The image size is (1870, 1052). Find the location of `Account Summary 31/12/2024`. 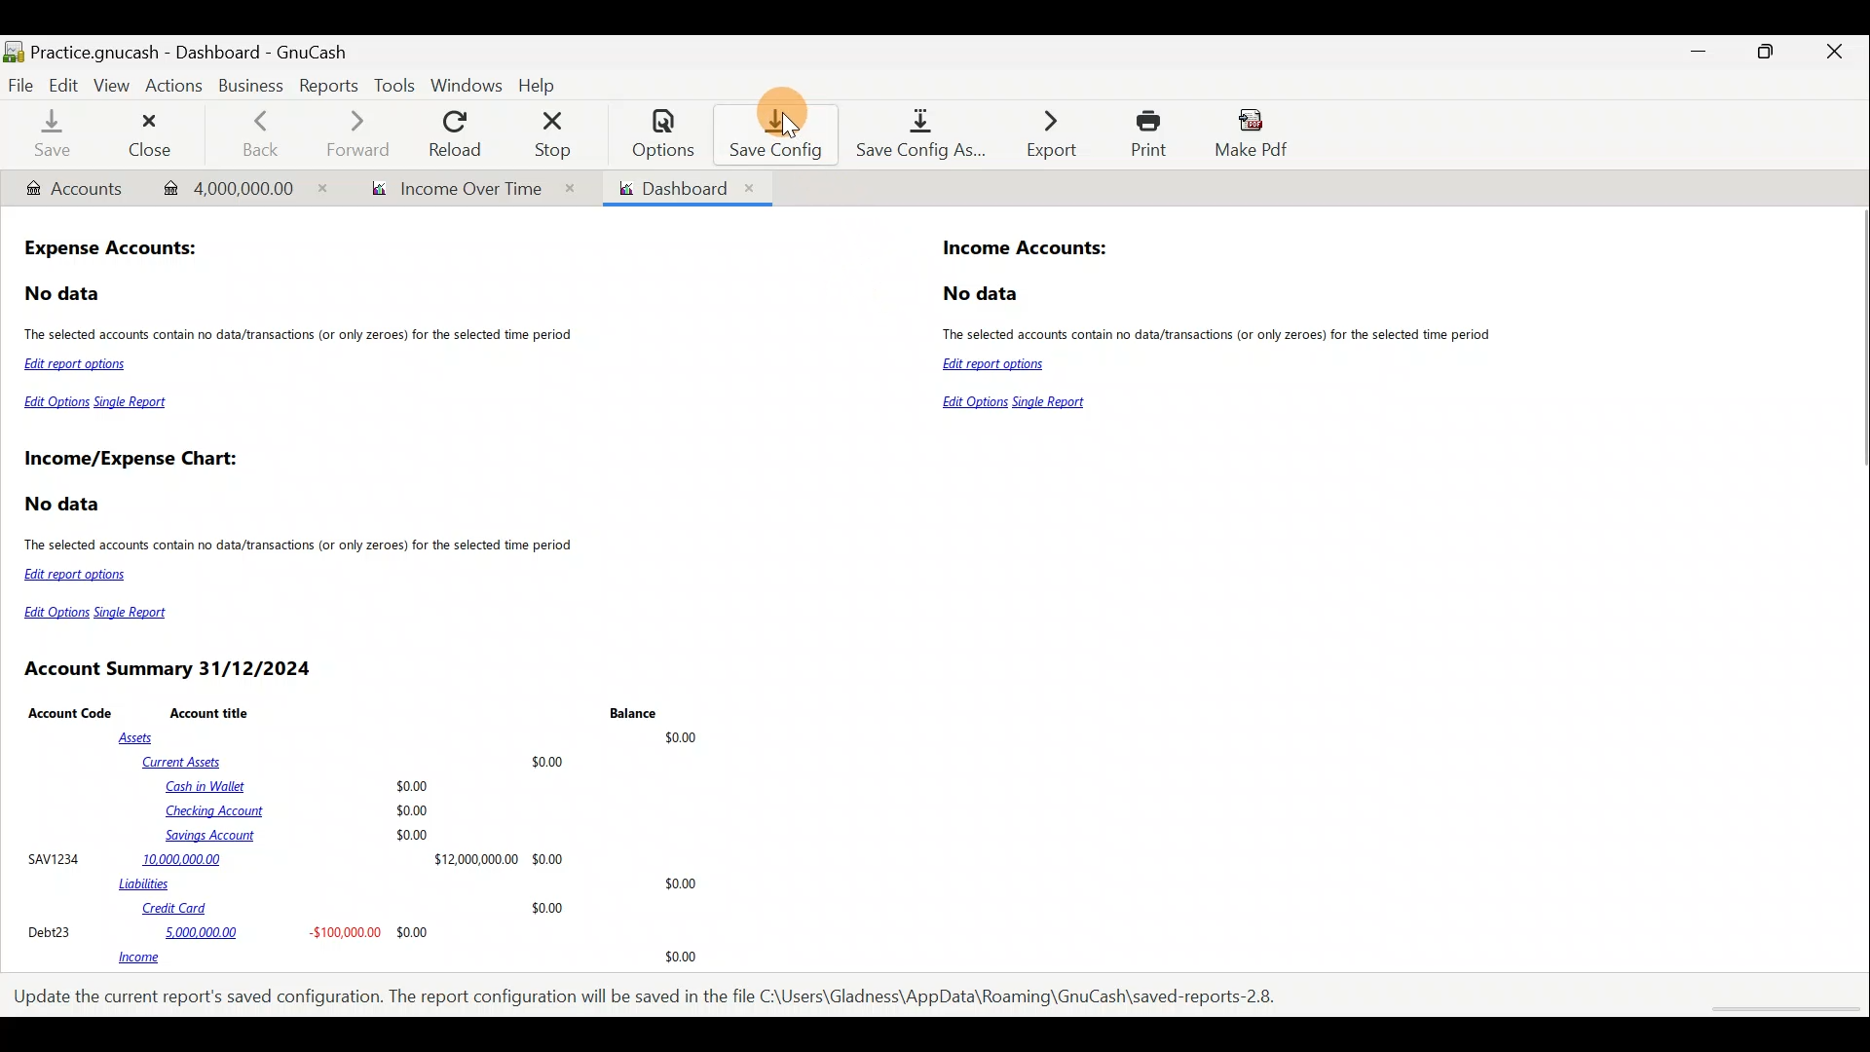

Account Summary 31/12/2024 is located at coordinates (171, 669).